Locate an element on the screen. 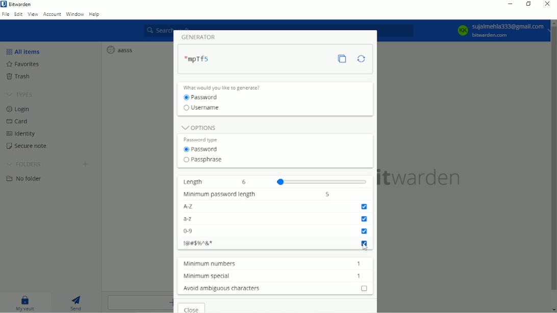  View is located at coordinates (33, 14).